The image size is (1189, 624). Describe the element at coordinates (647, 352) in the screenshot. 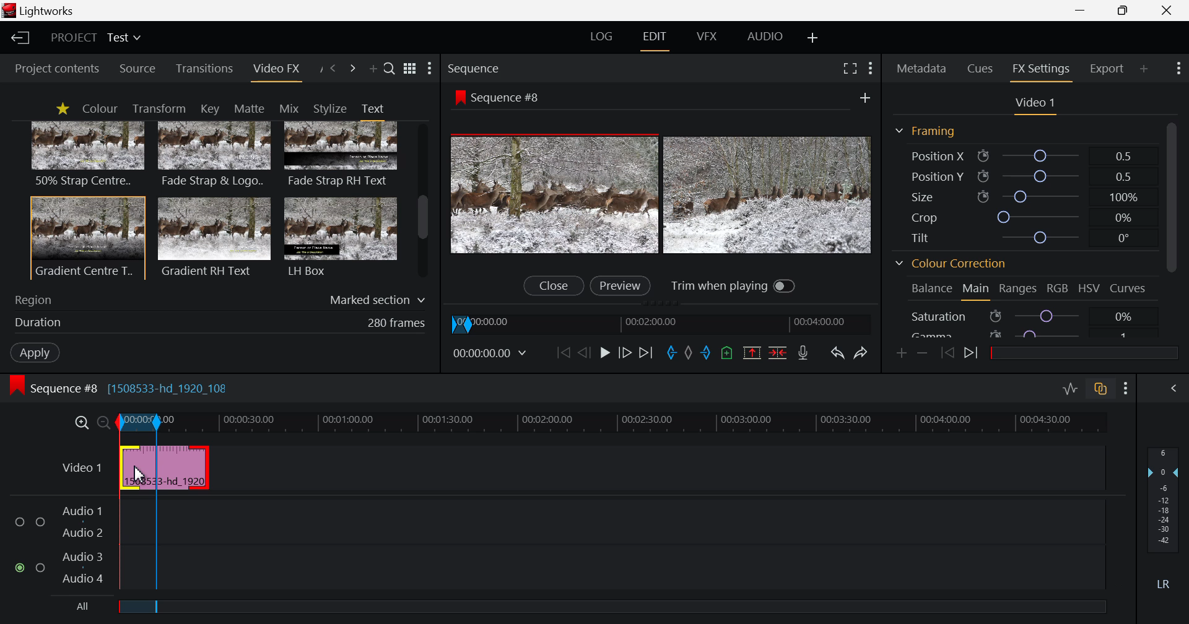

I see `To End` at that location.